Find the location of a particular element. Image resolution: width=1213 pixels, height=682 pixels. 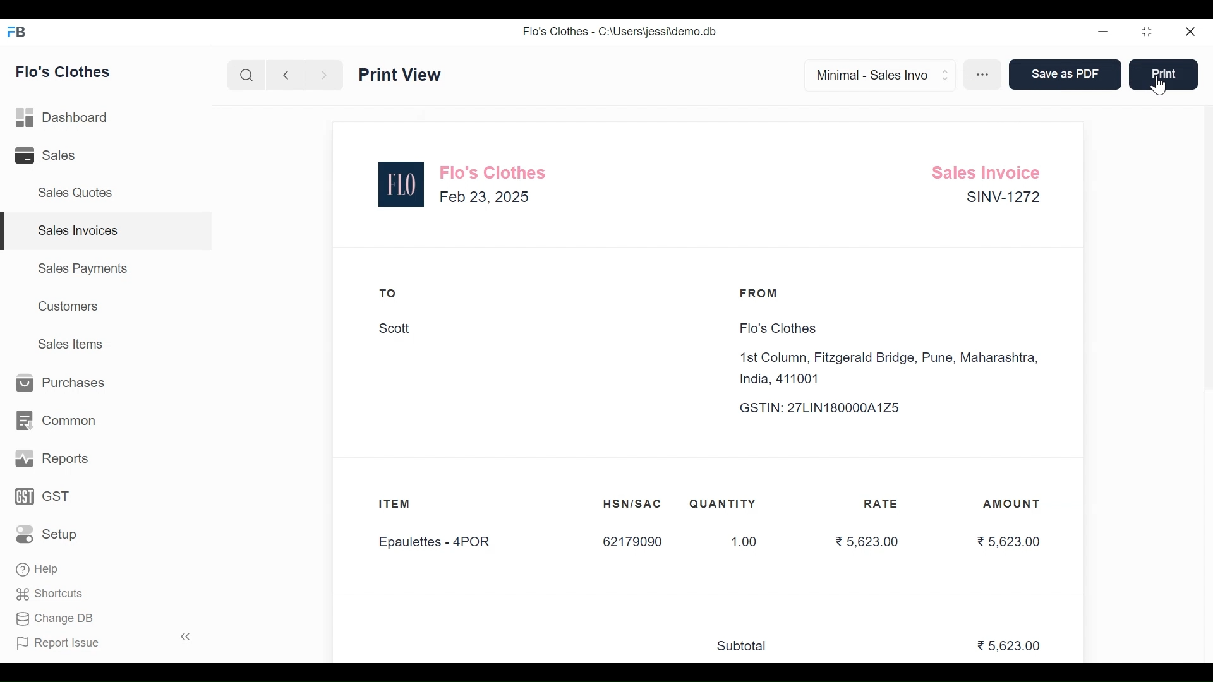

Feb 23, 2025 is located at coordinates (485, 196).